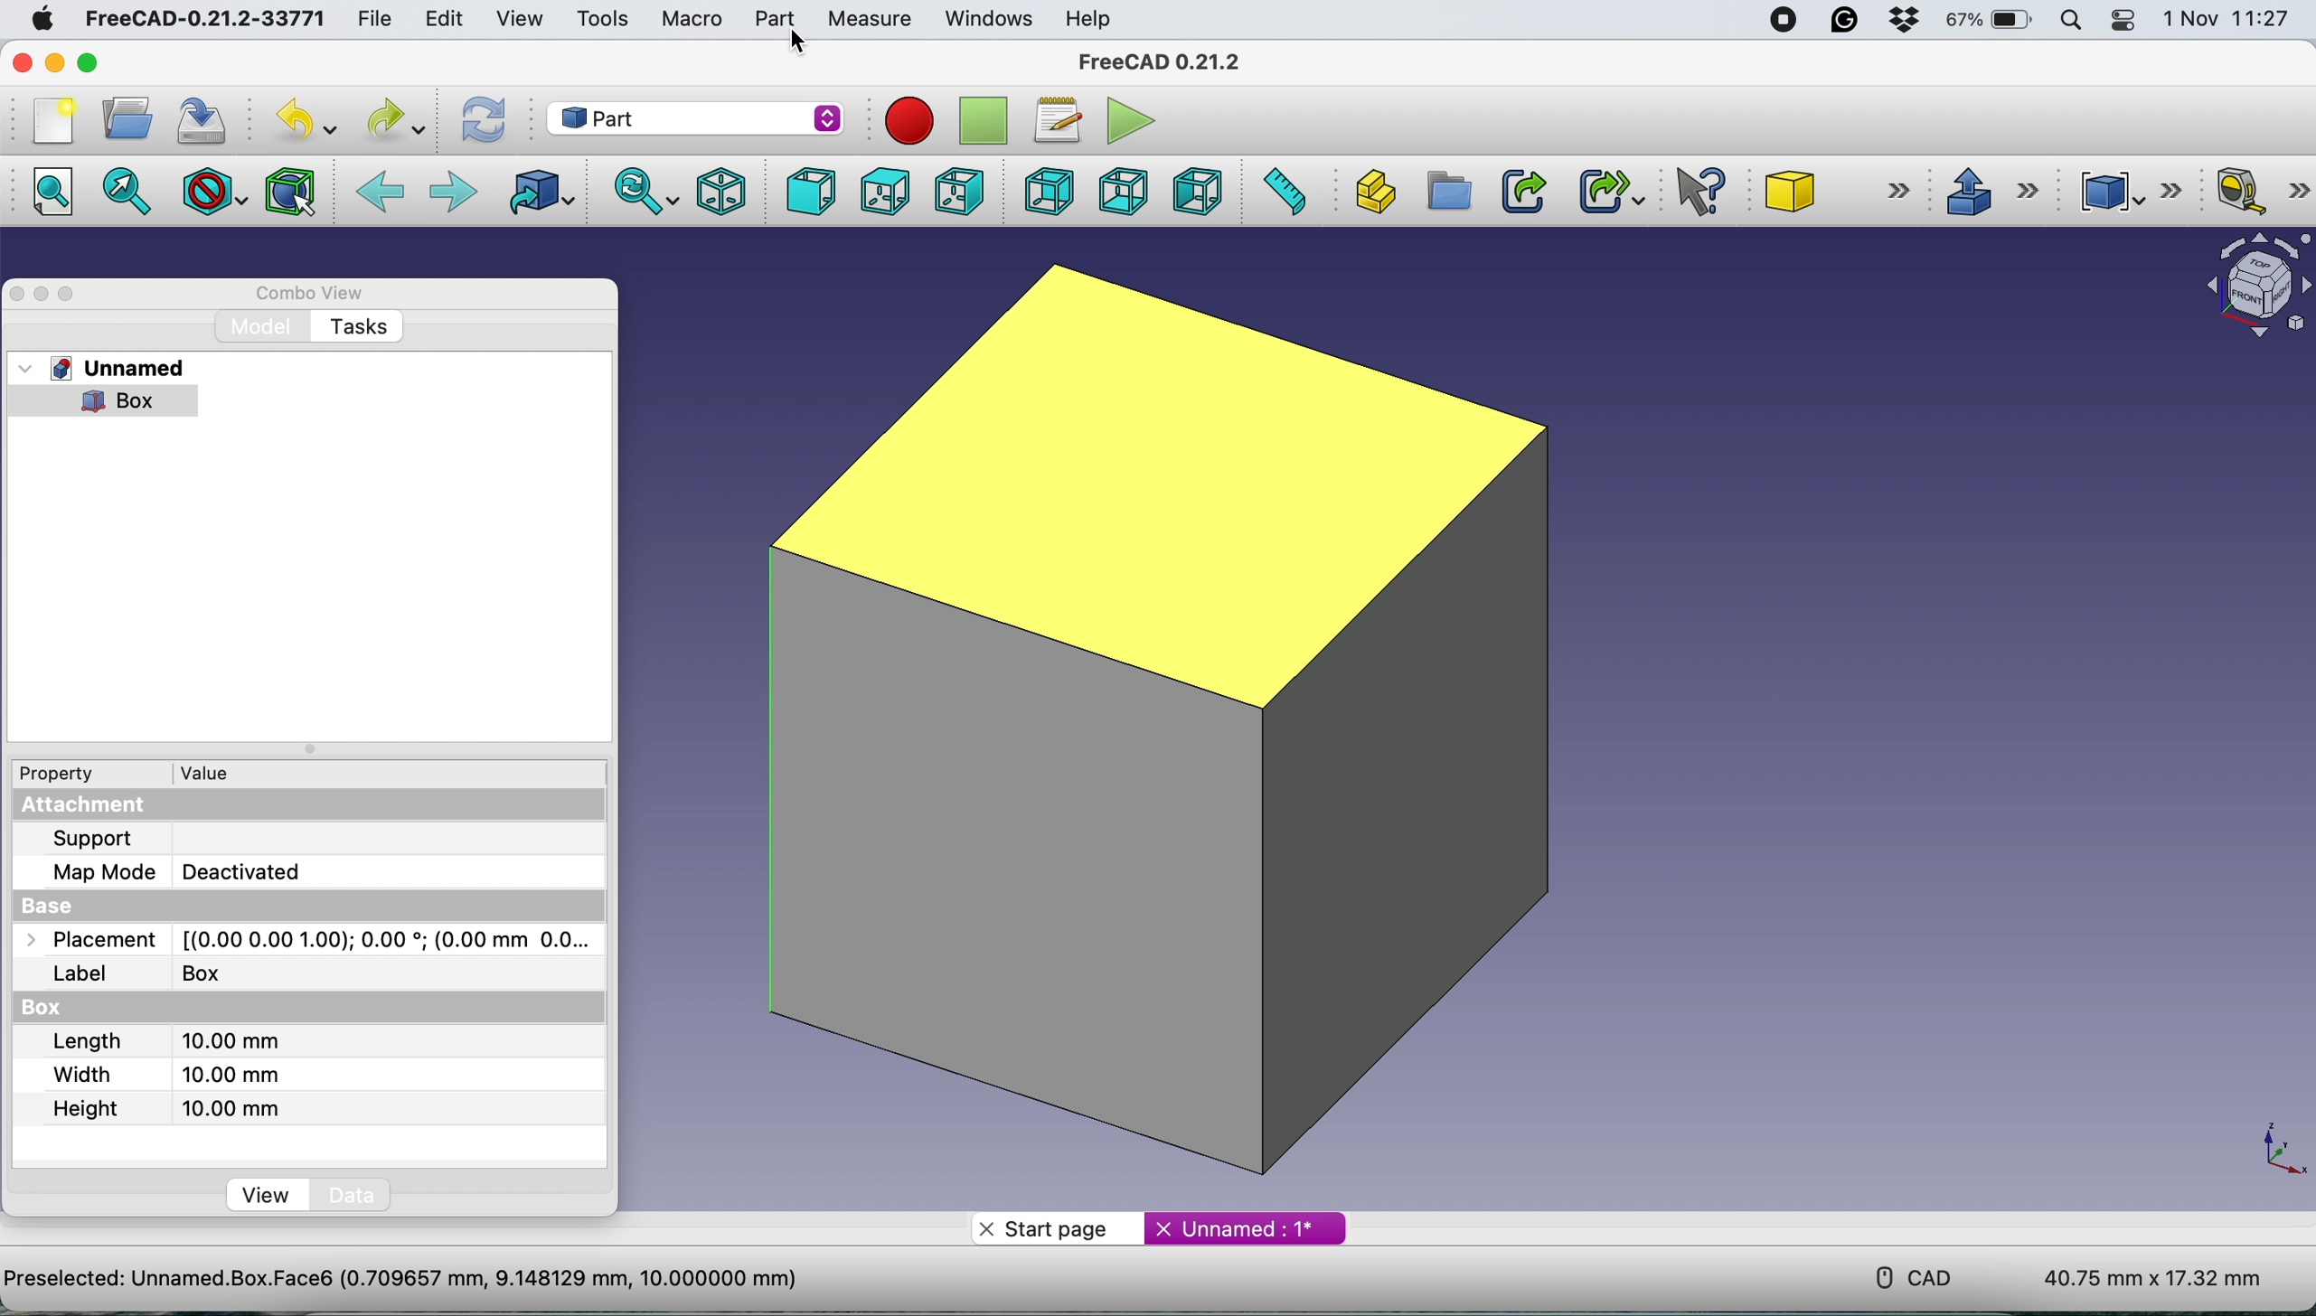 The width and height of the screenshot is (2316, 1316). What do you see at coordinates (184, 870) in the screenshot?
I see `map mode - deactivated` at bounding box center [184, 870].